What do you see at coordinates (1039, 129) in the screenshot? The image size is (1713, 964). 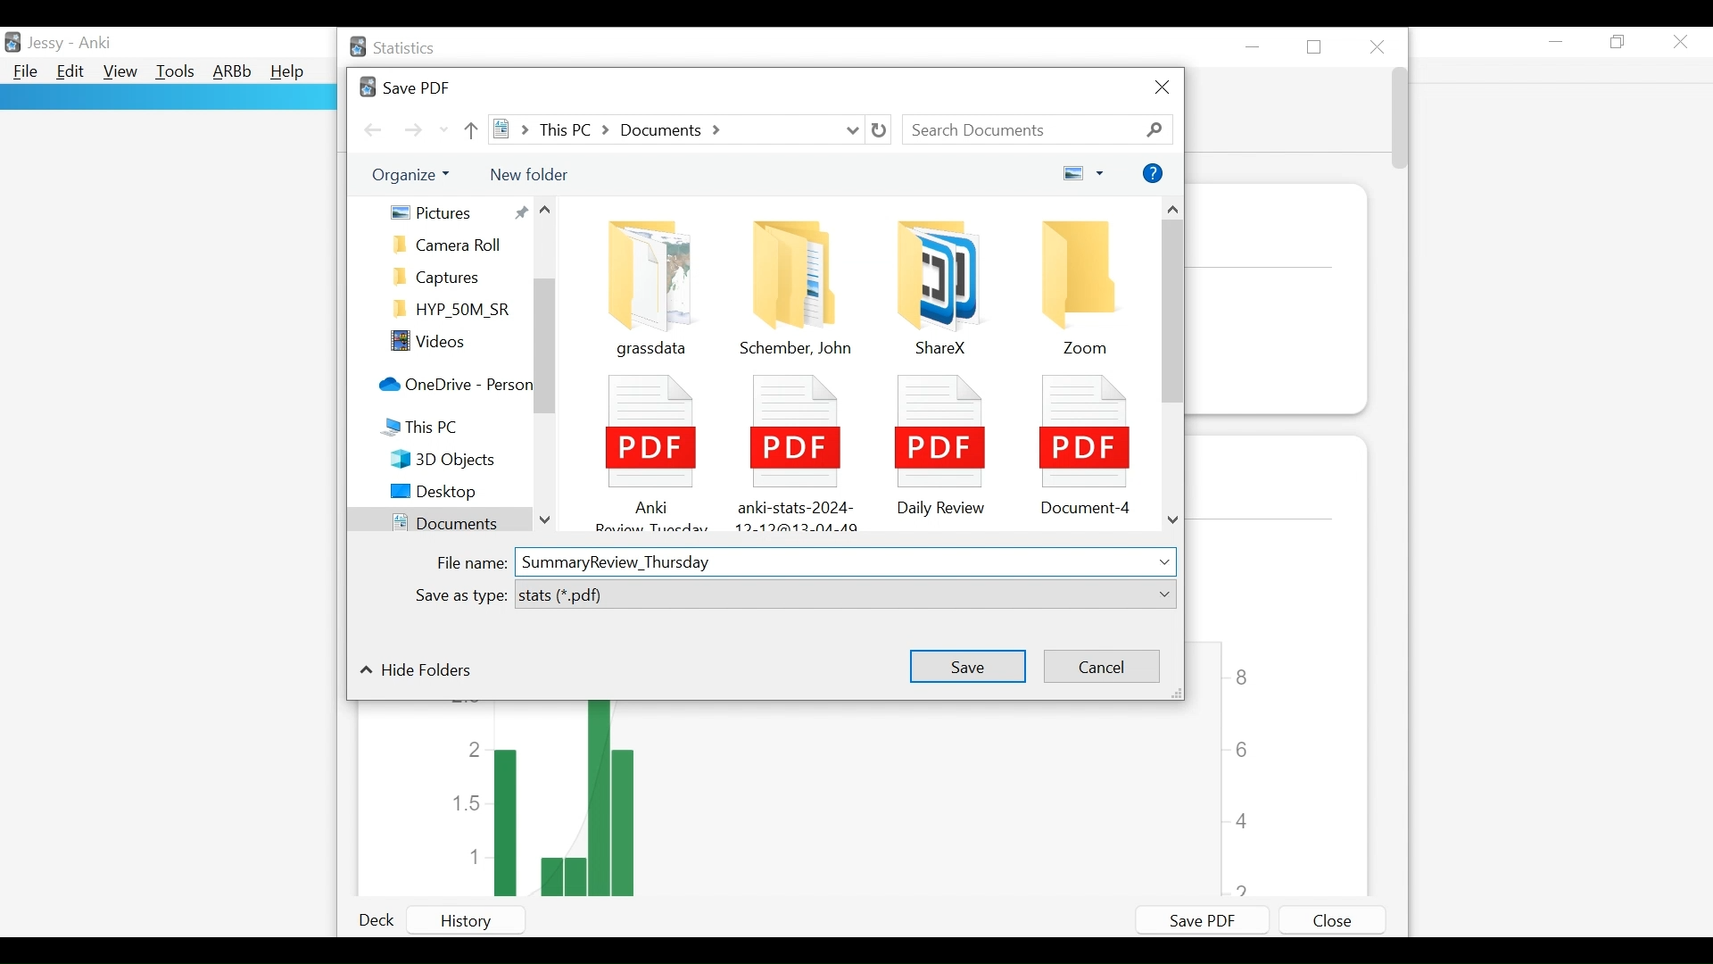 I see `Search Fields` at bounding box center [1039, 129].